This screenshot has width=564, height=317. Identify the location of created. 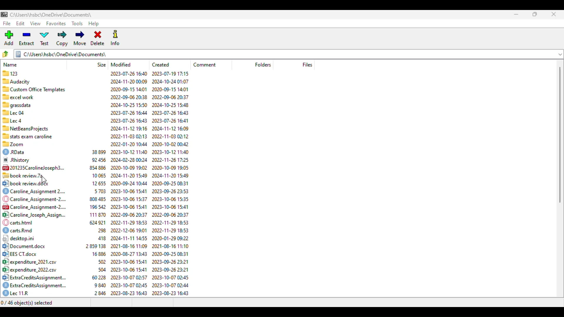
(161, 65).